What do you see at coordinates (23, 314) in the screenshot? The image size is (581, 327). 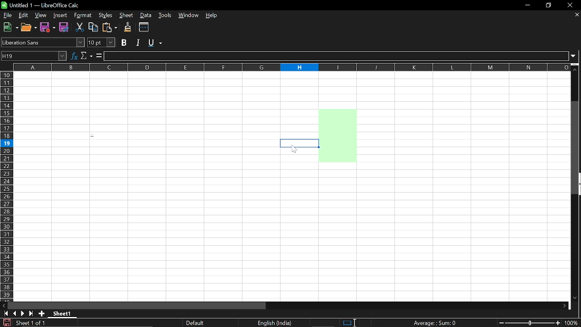 I see `Next page` at bounding box center [23, 314].